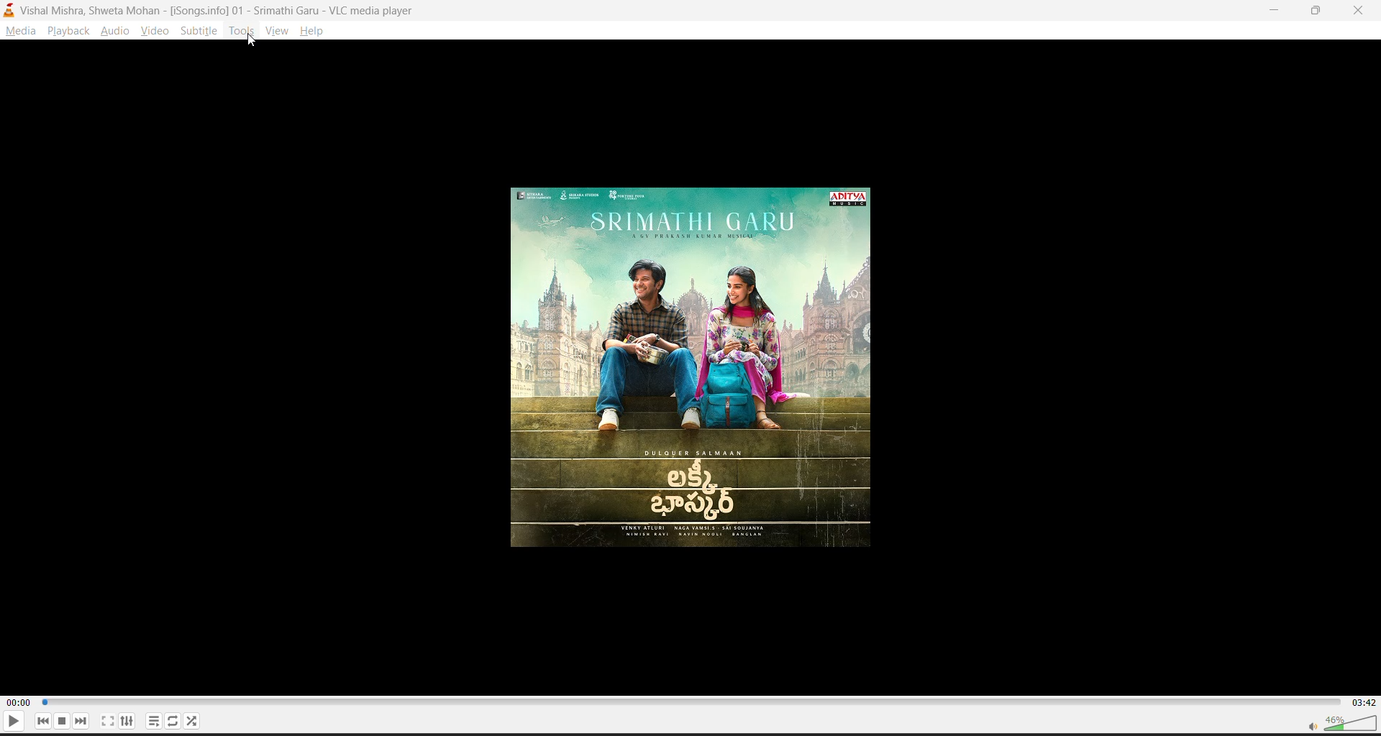 The height and width of the screenshot is (736, 1381). Describe the element at coordinates (238, 32) in the screenshot. I see `tools` at that location.